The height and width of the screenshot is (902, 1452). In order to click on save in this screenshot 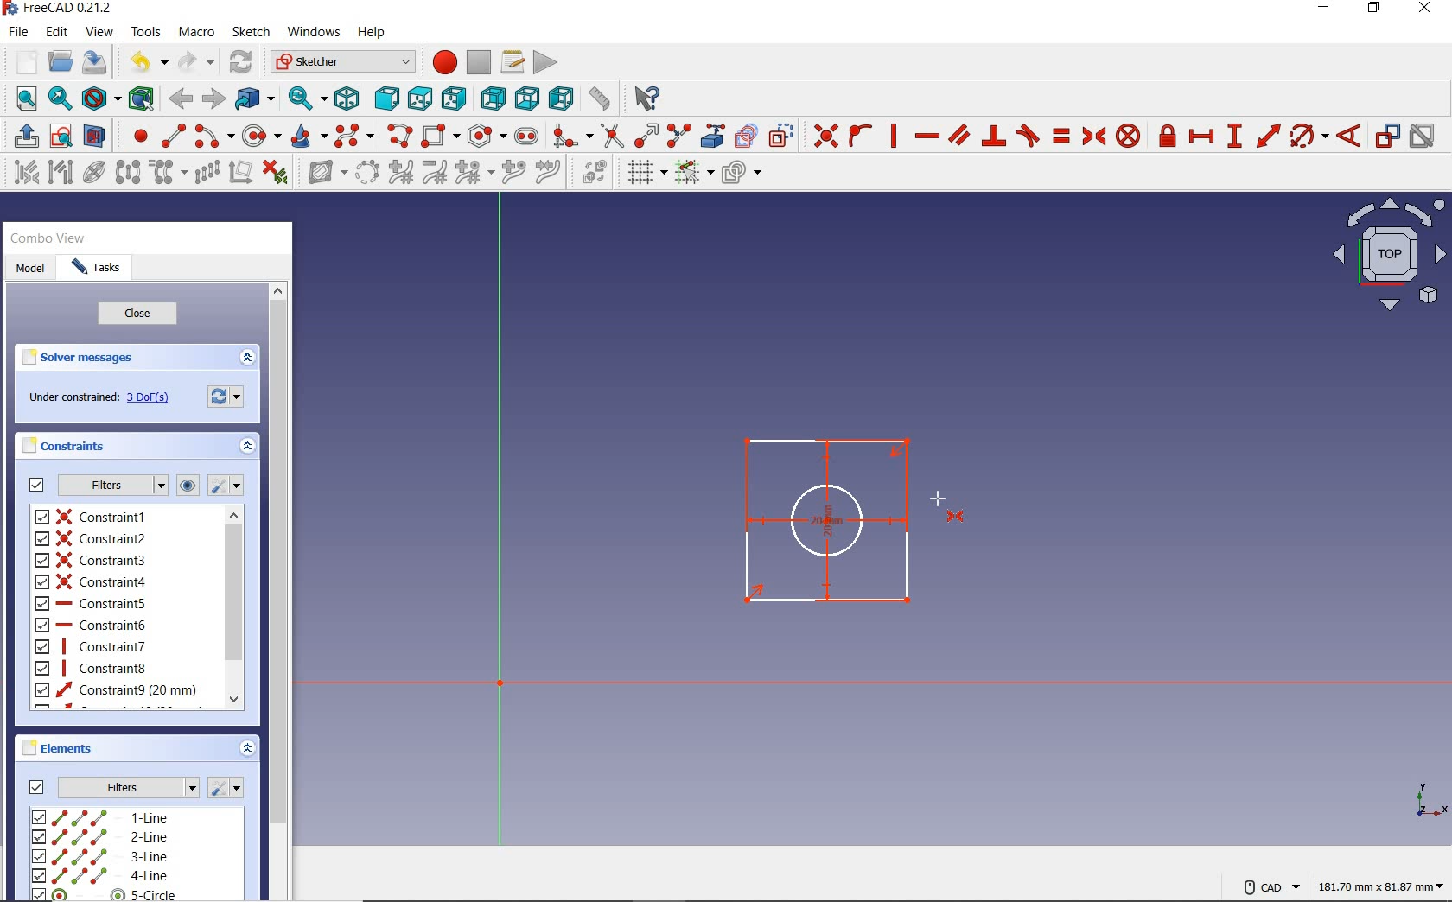, I will do `click(97, 62)`.